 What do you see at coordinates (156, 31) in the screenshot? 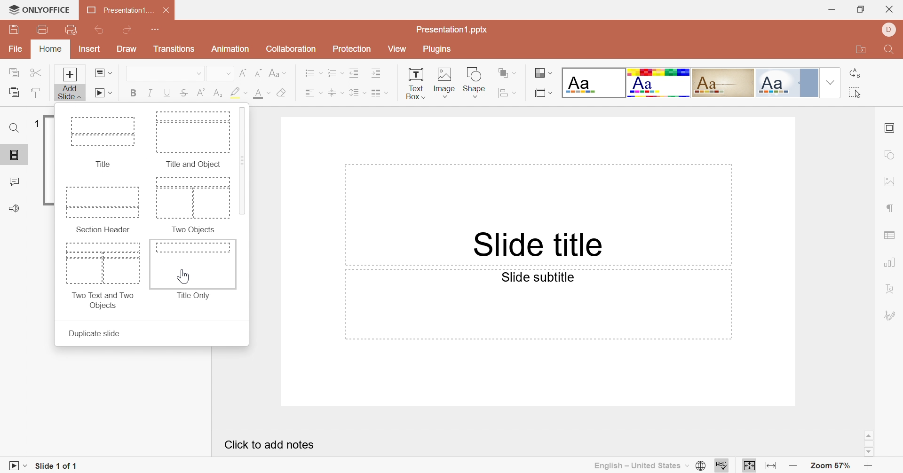
I see `Customize Quick Access Toolbar` at bounding box center [156, 31].